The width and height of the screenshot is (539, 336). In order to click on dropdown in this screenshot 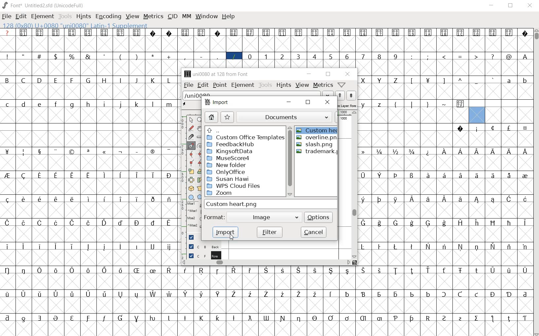, I will do `click(328, 94)`.